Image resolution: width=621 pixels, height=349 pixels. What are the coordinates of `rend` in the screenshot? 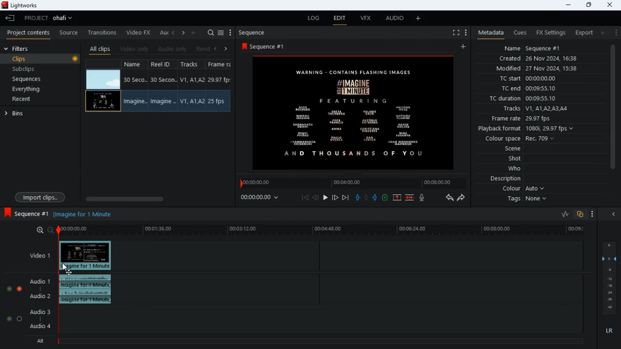 It's located at (203, 48).